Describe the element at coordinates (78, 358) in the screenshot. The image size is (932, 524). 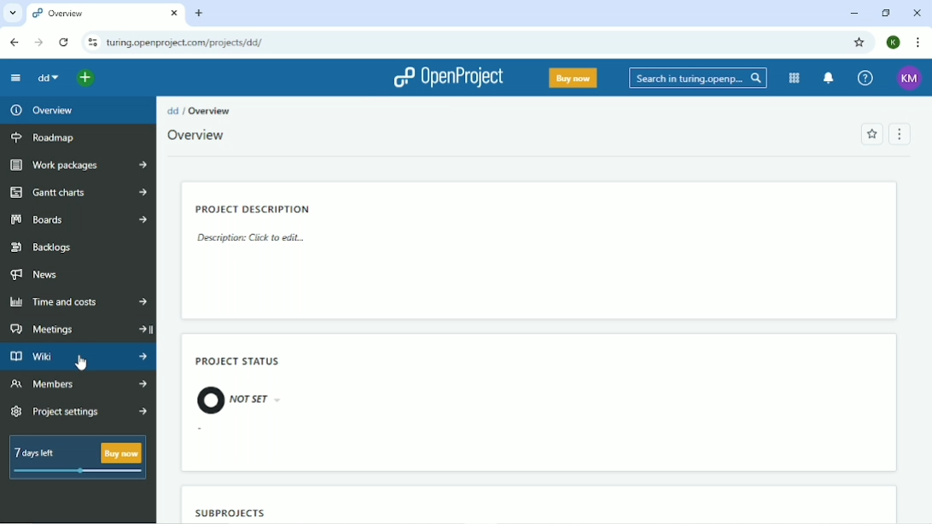
I see `Wiki` at that location.